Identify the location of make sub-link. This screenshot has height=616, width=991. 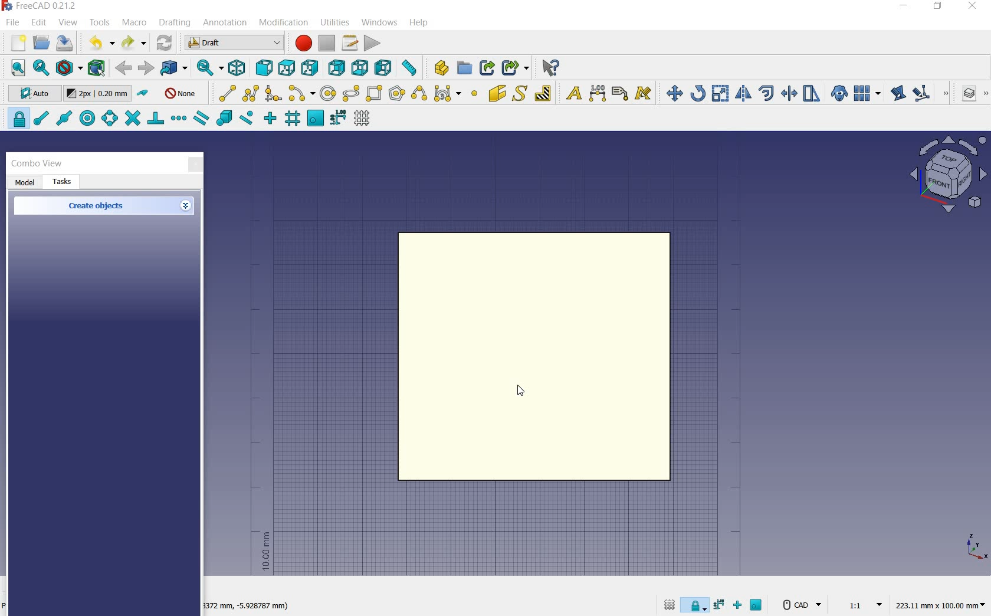
(514, 68).